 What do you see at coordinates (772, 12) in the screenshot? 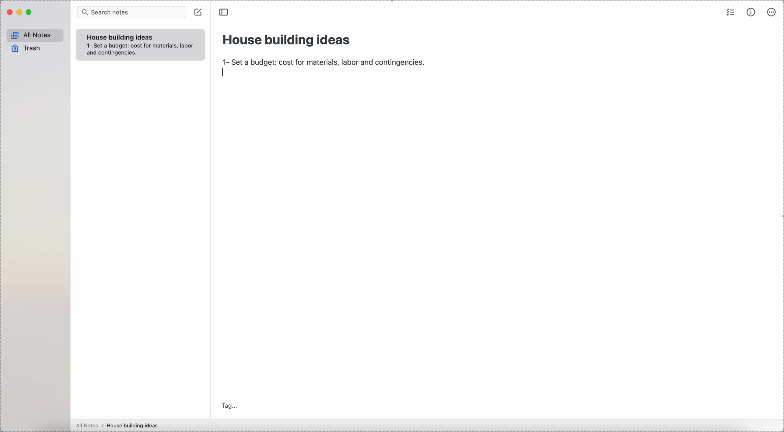
I see `more options` at bounding box center [772, 12].